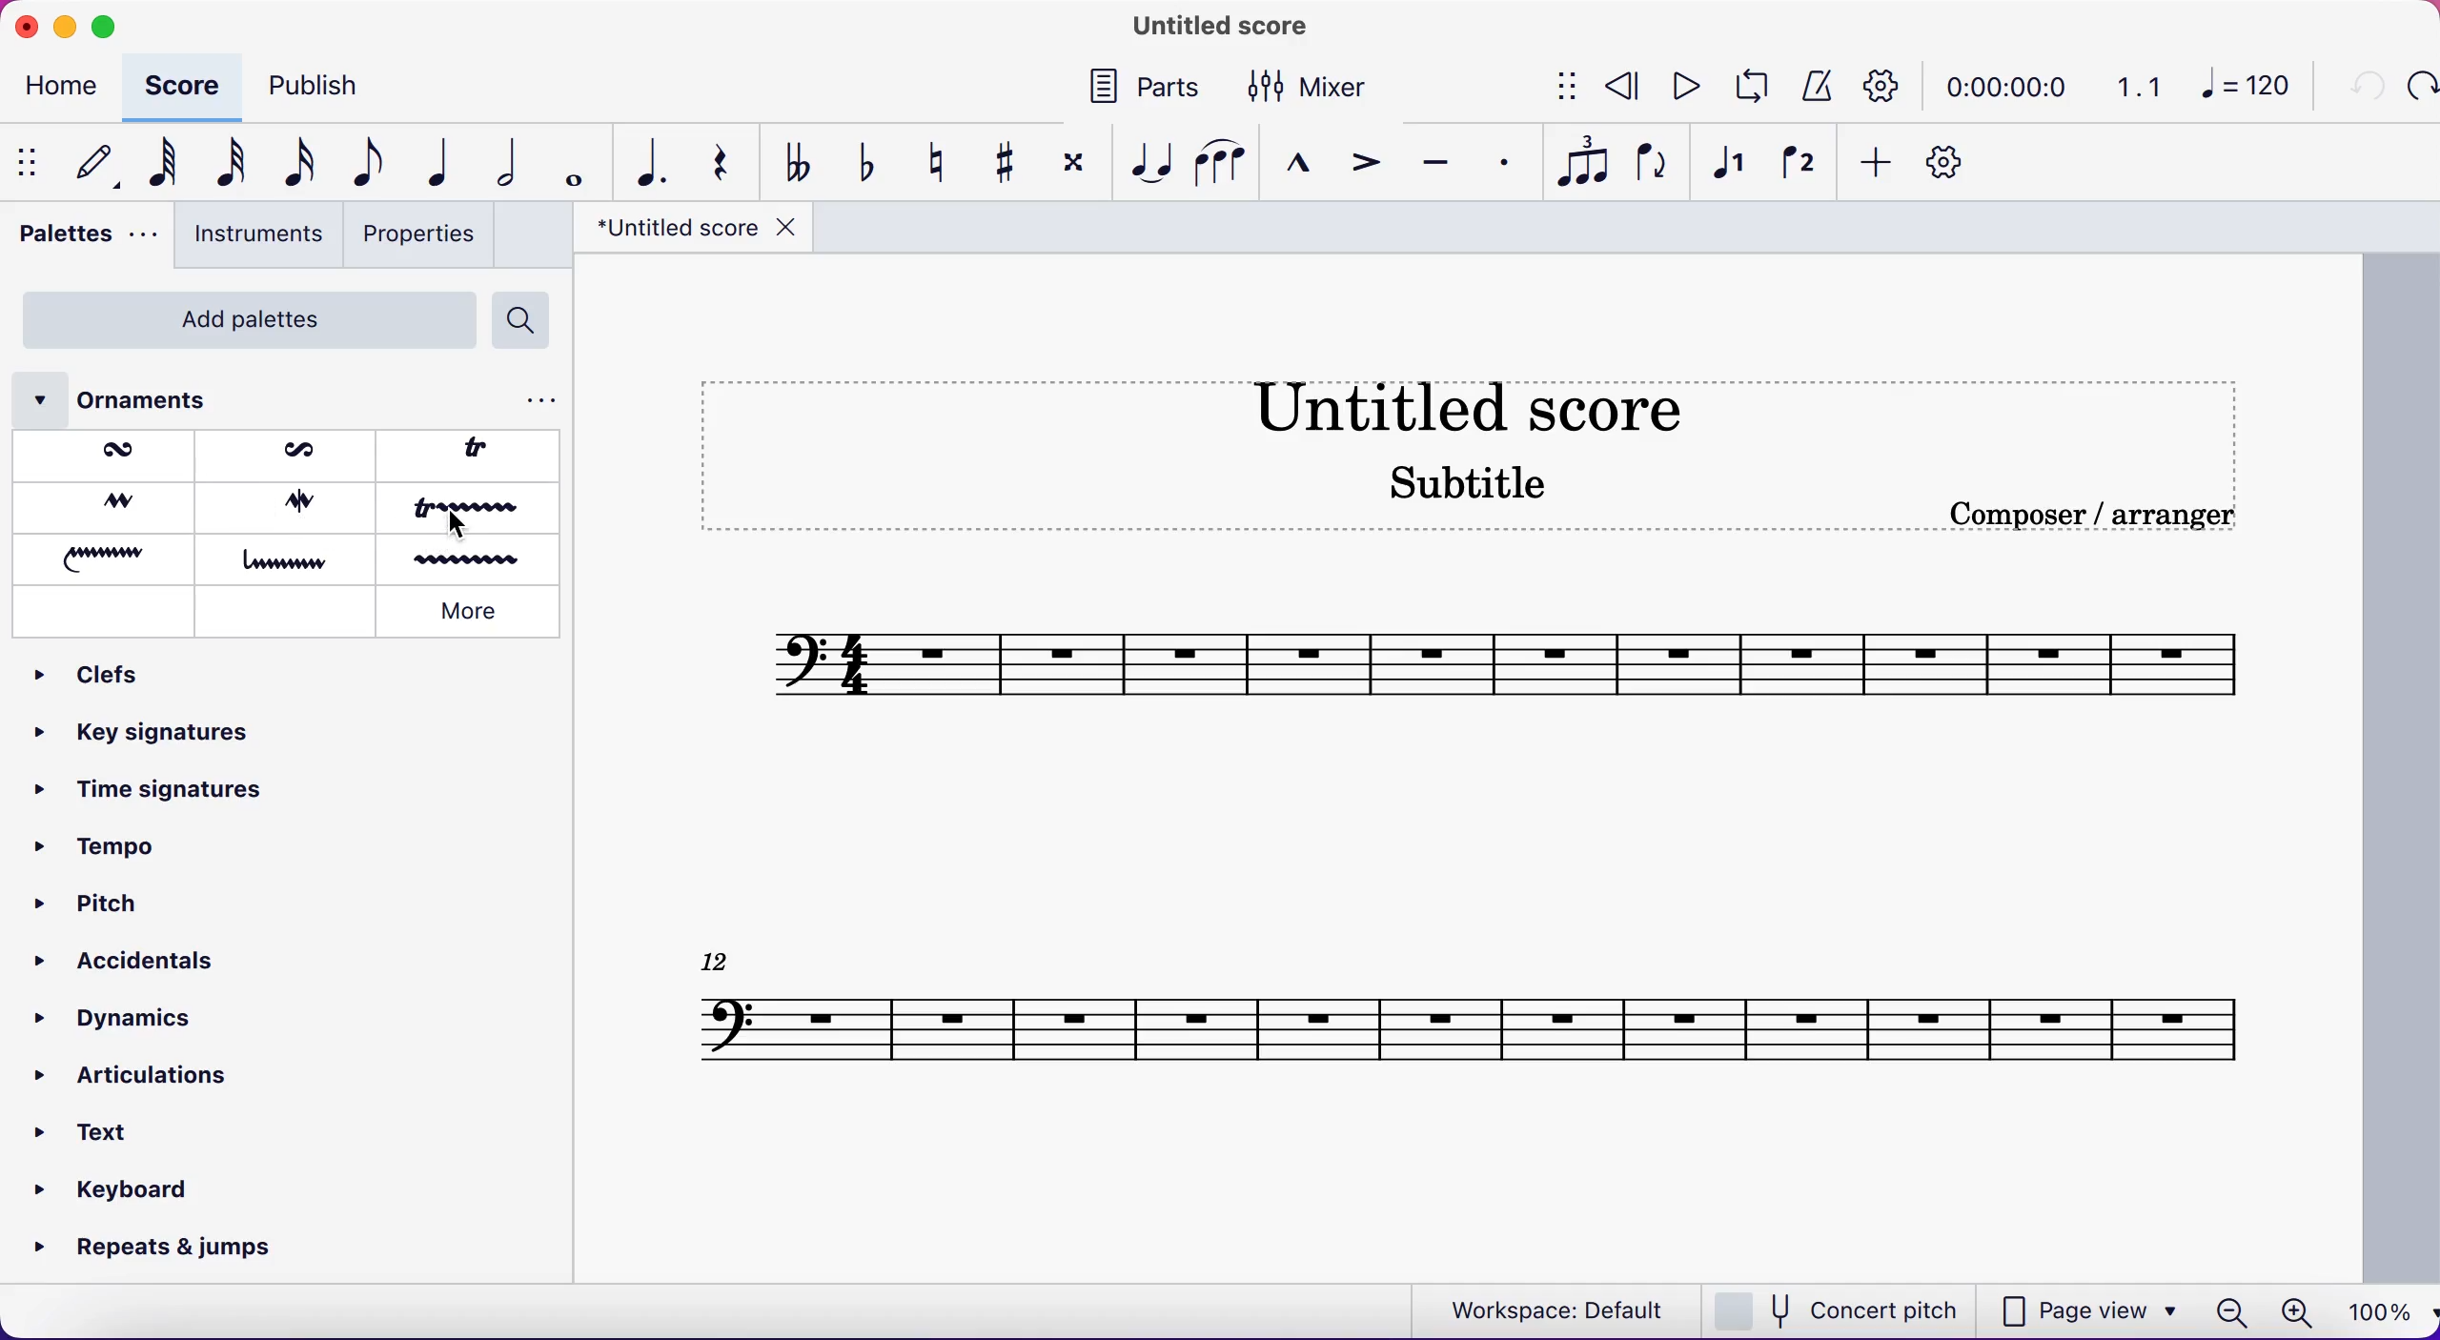 This screenshot has width=2440, height=1340. What do you see at coordinates (1070, 168) in the screenshot?
I see `toggle double sharp` at bounding box center [1070, 168].